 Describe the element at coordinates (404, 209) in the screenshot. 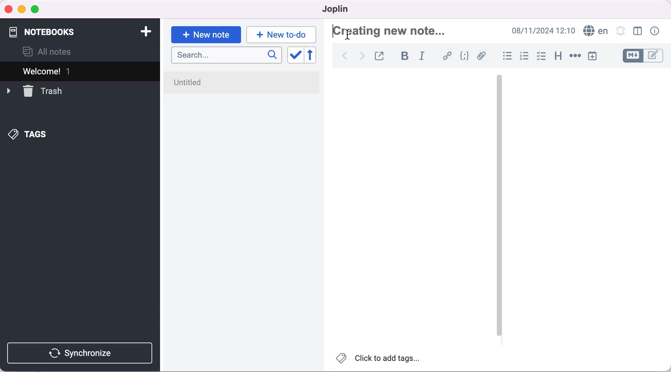

I see `blank canvas` at that location.